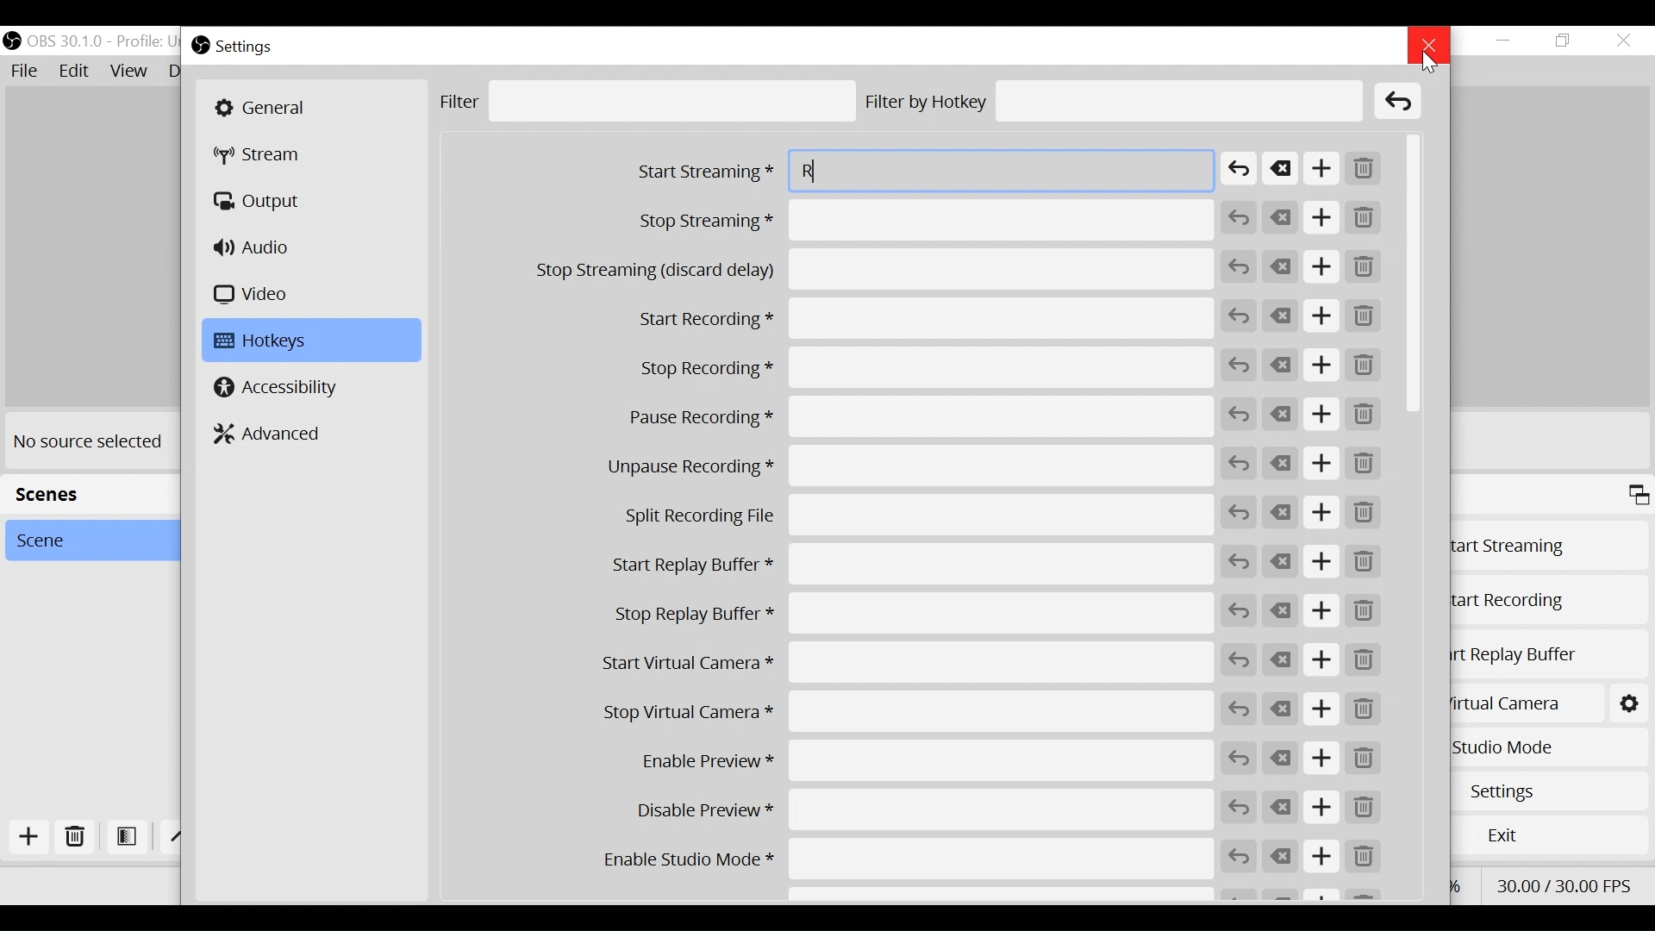  I want to click on Add, so click(1321, 463).